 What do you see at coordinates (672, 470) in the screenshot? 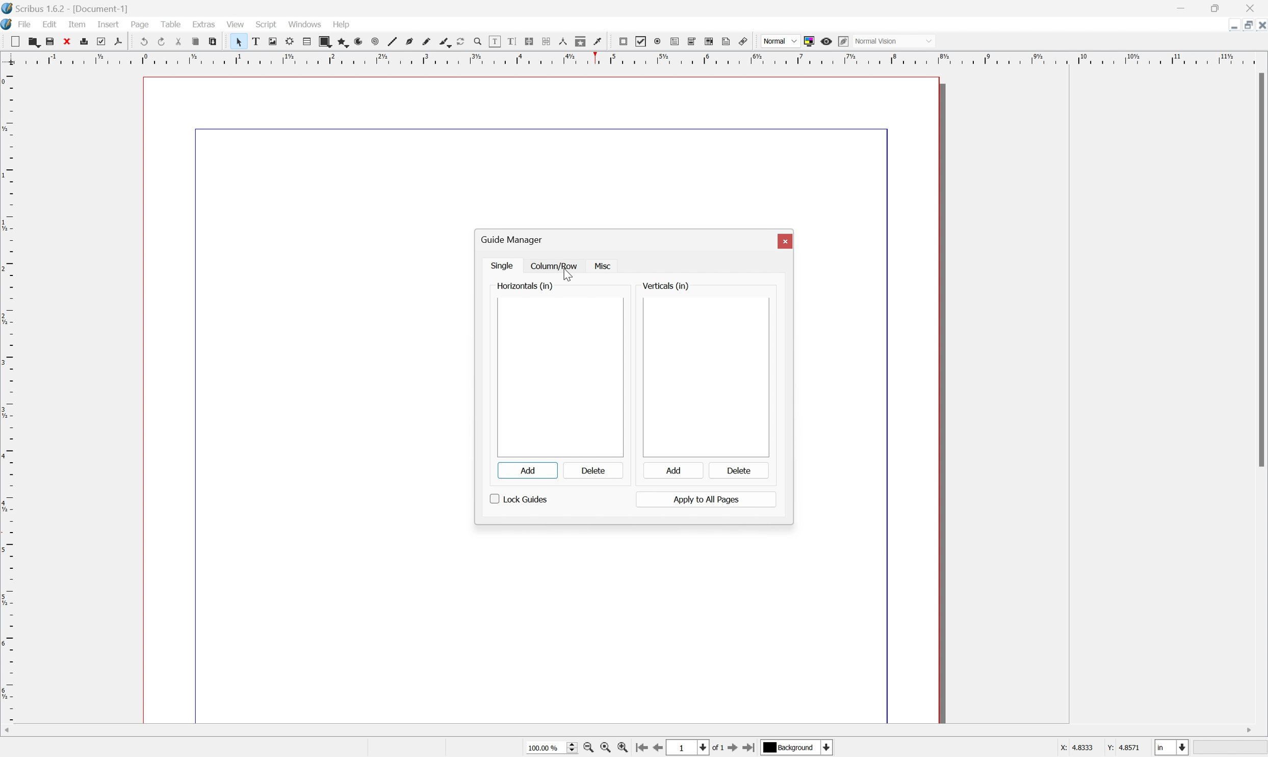
I see `add` at bounding box center [672, 470].